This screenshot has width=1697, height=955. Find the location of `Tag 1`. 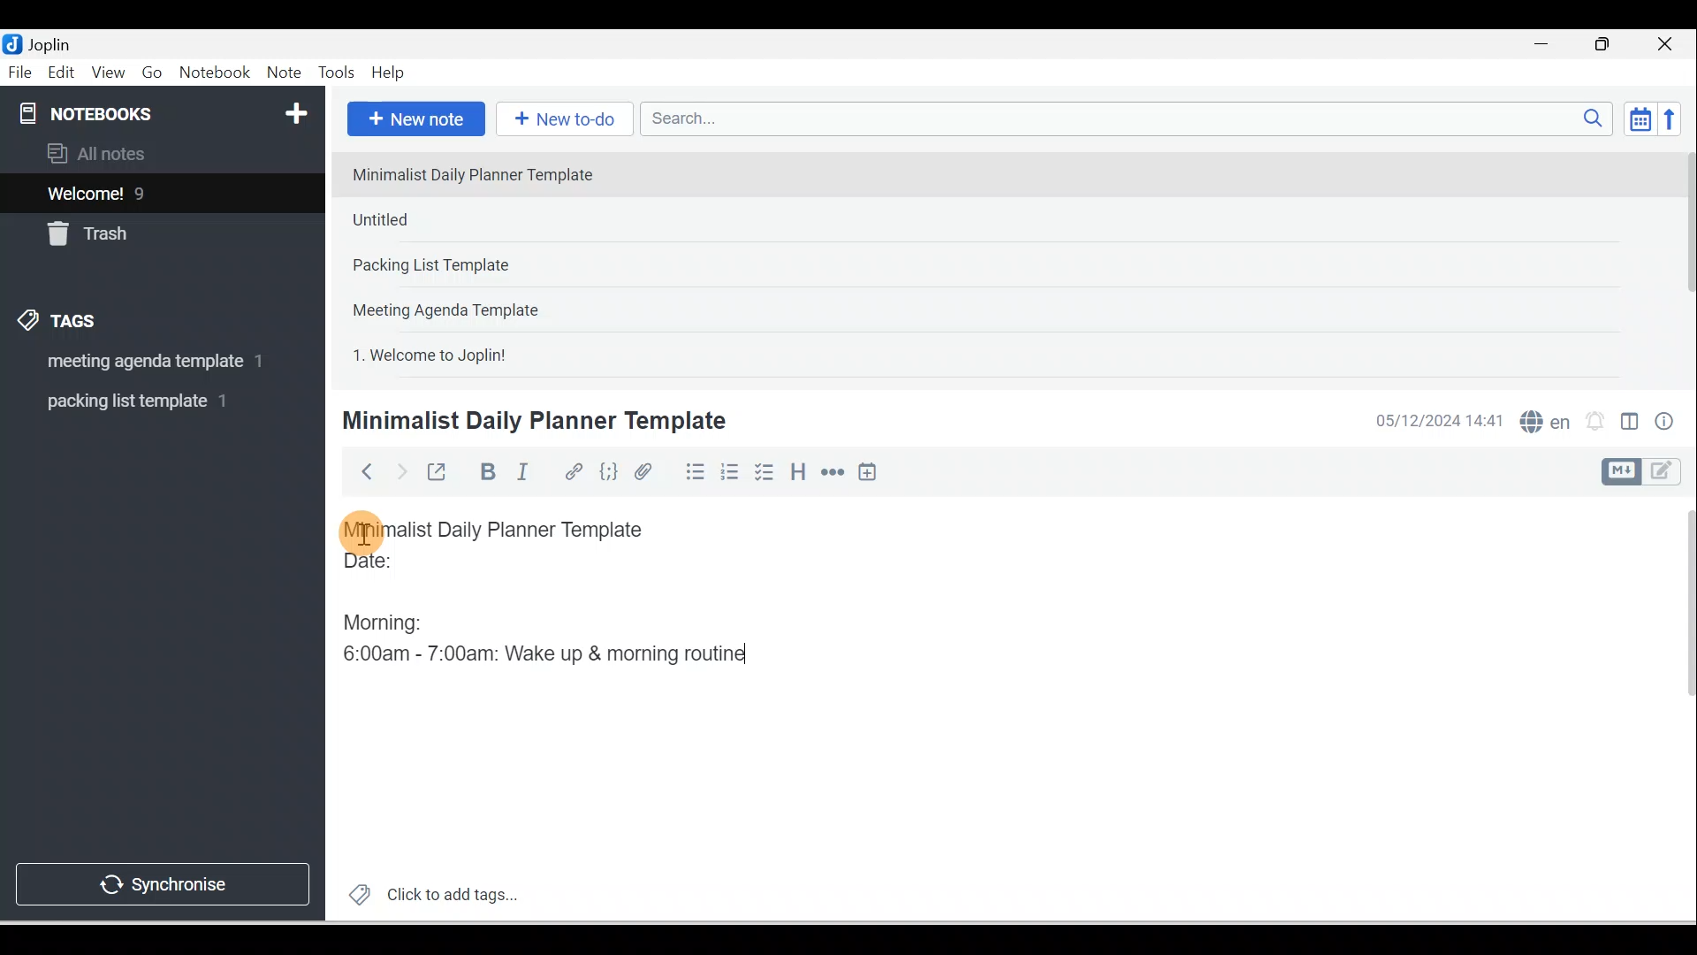

Tag 1 is located at coordinates (139, 363).